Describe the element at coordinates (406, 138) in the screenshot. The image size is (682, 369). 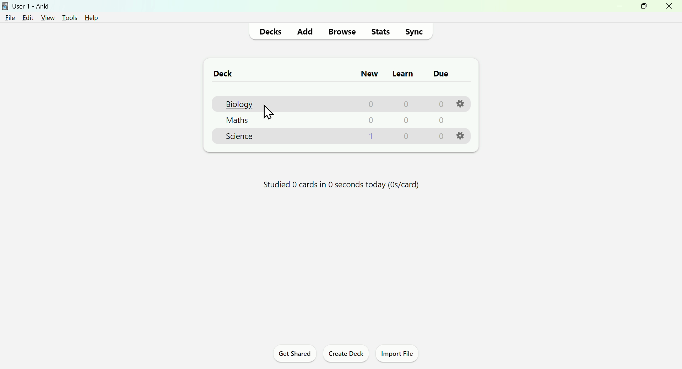
I see `0` at that location.